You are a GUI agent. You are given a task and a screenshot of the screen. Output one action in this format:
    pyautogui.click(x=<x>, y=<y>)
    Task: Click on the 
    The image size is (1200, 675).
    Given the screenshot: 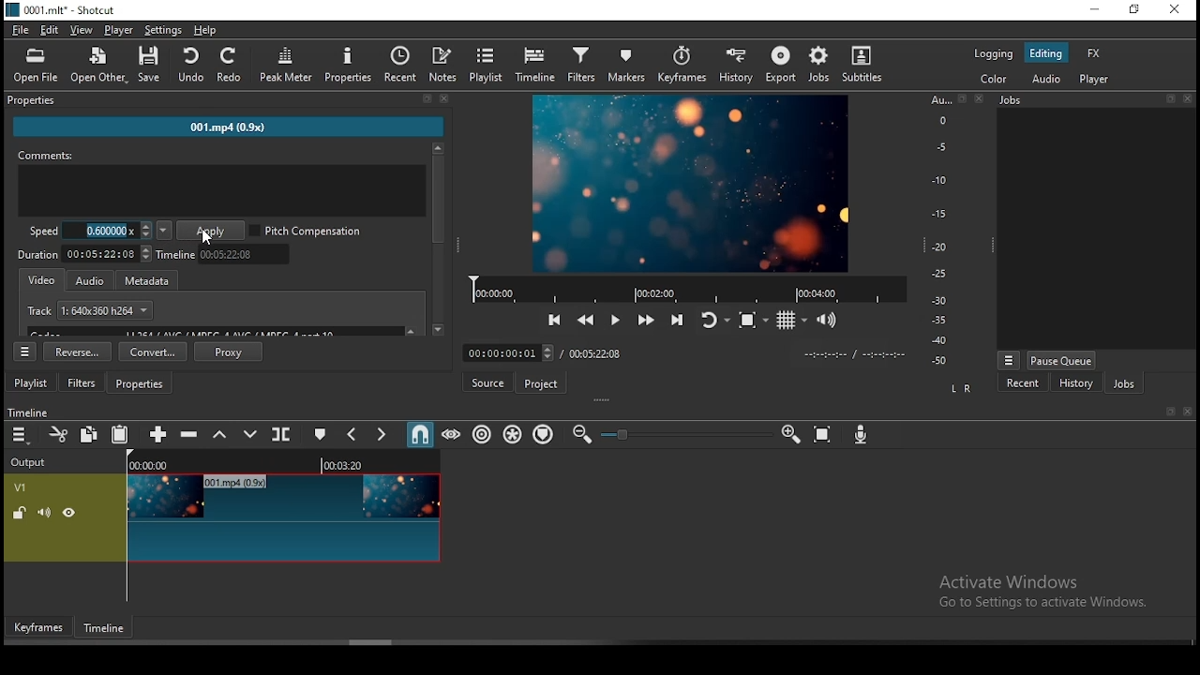 What is the action you would take?
    pyautogui.click(x=614, y=318)
    